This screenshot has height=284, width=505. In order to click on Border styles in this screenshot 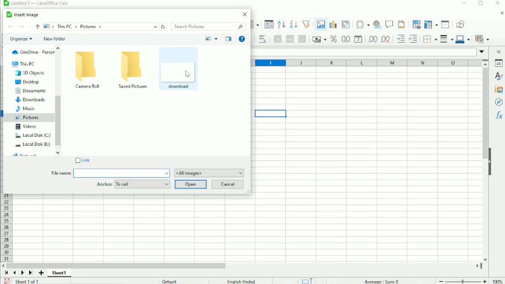, I will do `click(446, 40)`.